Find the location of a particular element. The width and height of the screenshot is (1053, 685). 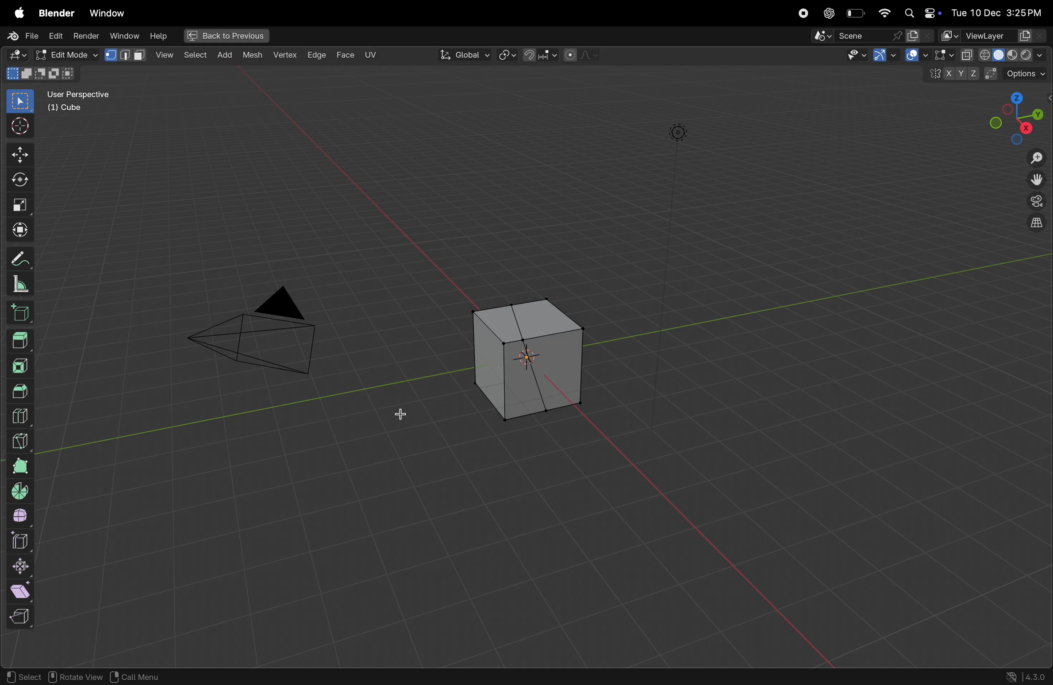

orthographic view is located at coordinates (1034, 225).